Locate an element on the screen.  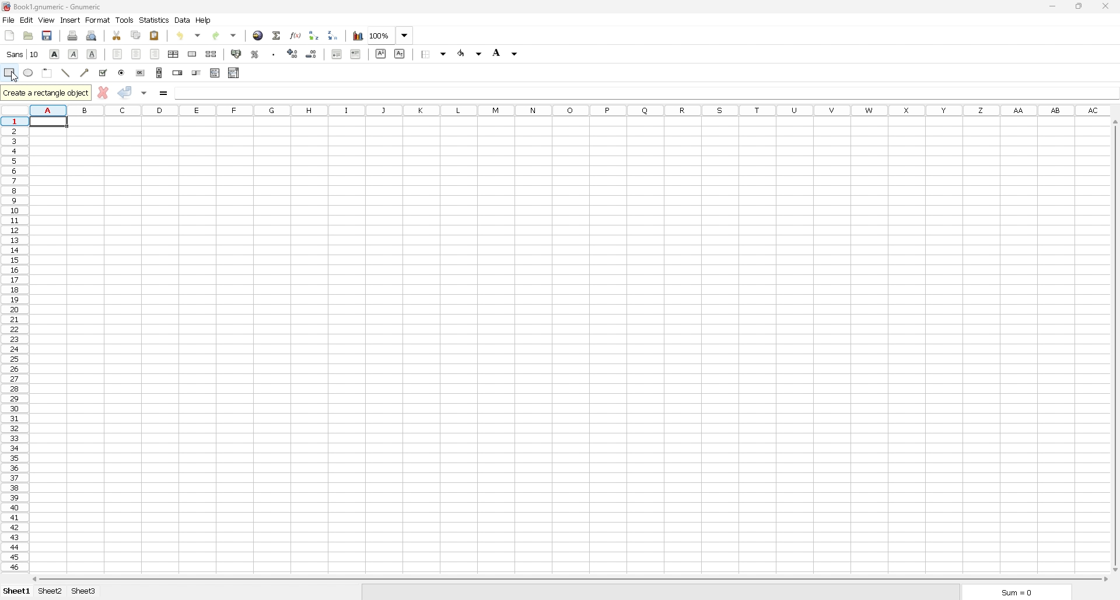
zoom is located at coordinates (390, 35).